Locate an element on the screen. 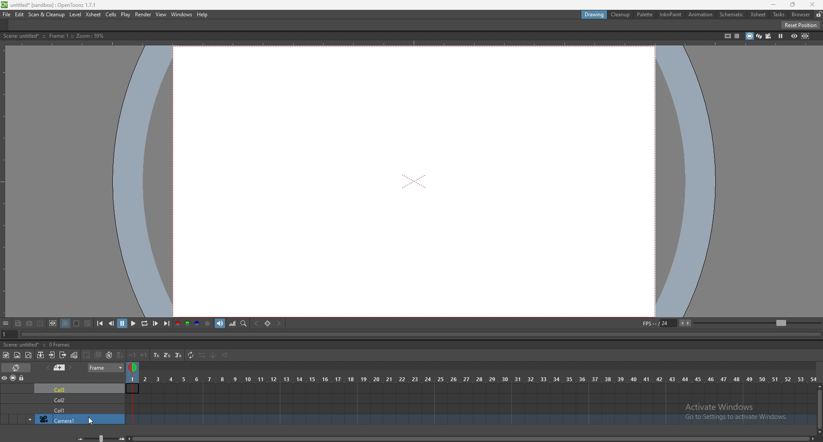 The width and height of the screenshot is (823, 442). timeline is located at coordinates (471, 398).